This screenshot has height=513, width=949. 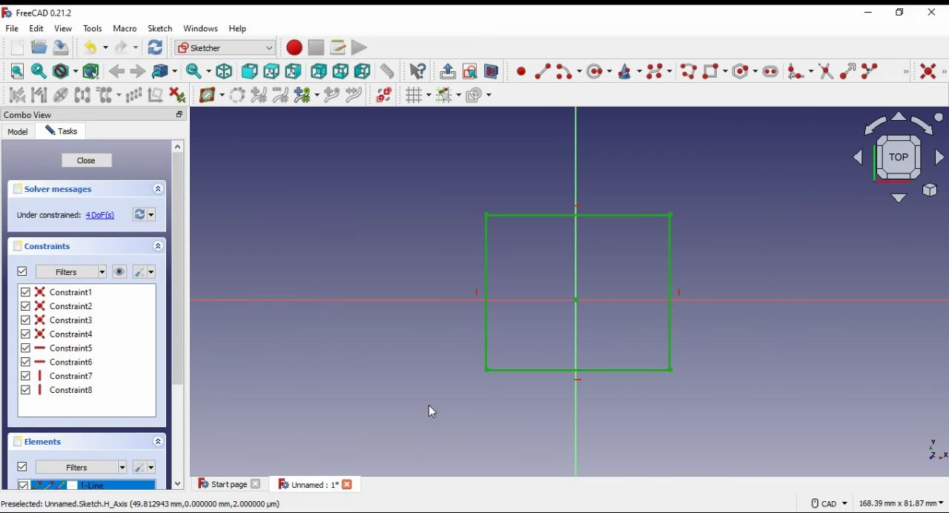 I want to click on right, so click(x=293, y=71).